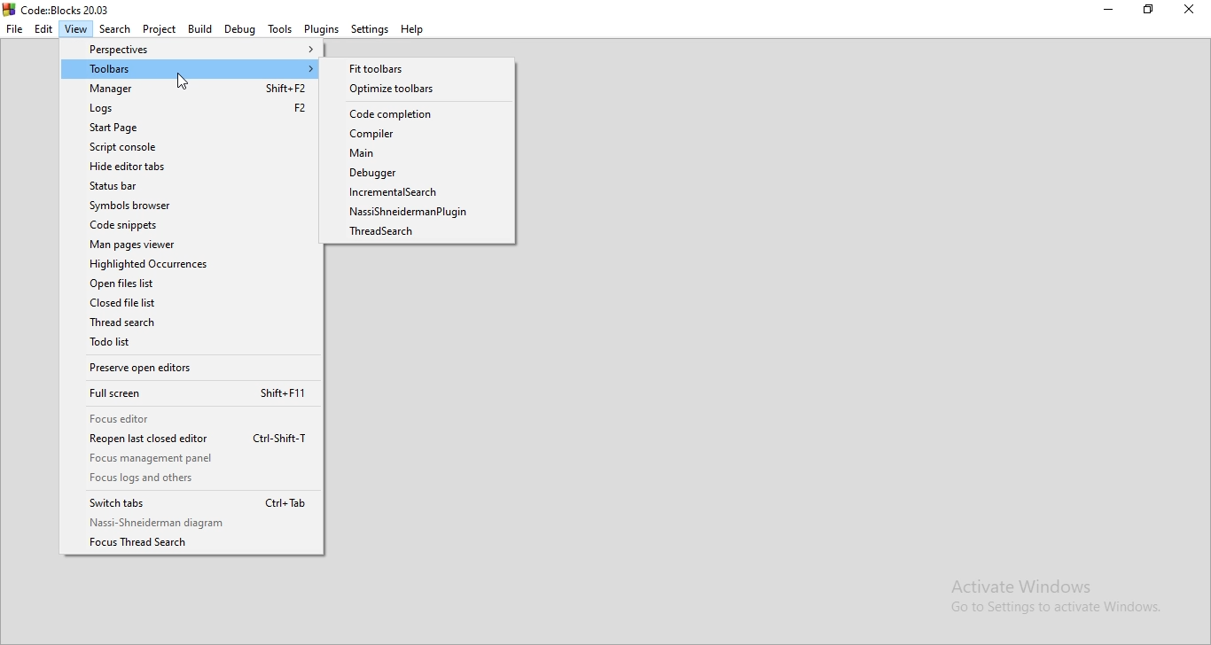 The height and width of the screenshot is (645, 1211). I want to click on Search , so click(116, 27).